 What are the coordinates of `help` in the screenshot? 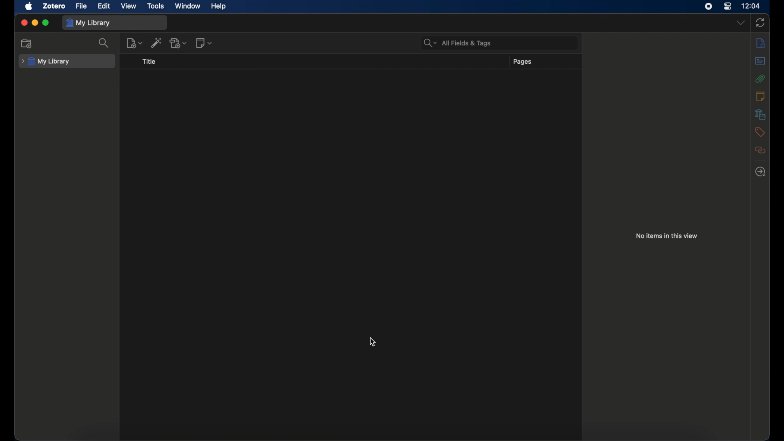 It's located at (218, 6).